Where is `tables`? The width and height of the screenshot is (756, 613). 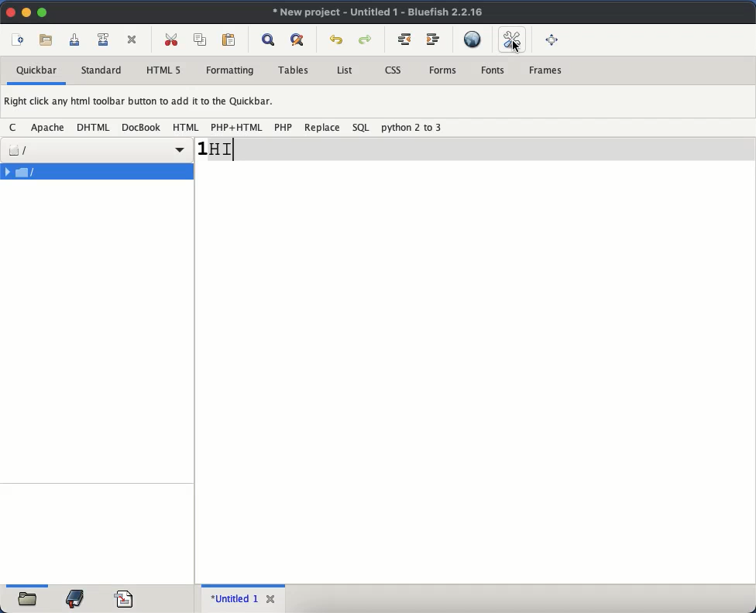 tables is located at coordinates (294, 69).